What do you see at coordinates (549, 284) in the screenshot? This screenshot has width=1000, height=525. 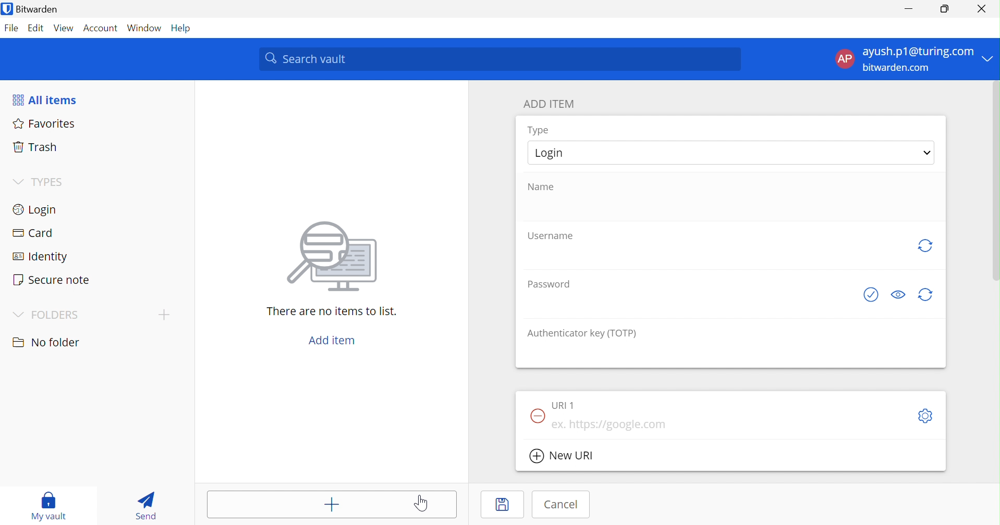 I see `Password` at bounding box center [549, 284].